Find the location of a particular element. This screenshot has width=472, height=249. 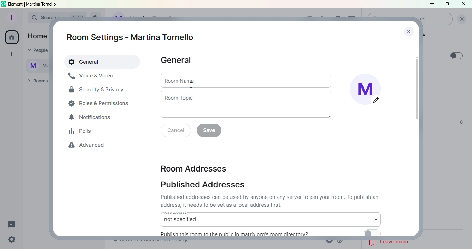

Create a space is located at coordinates (11, 55).